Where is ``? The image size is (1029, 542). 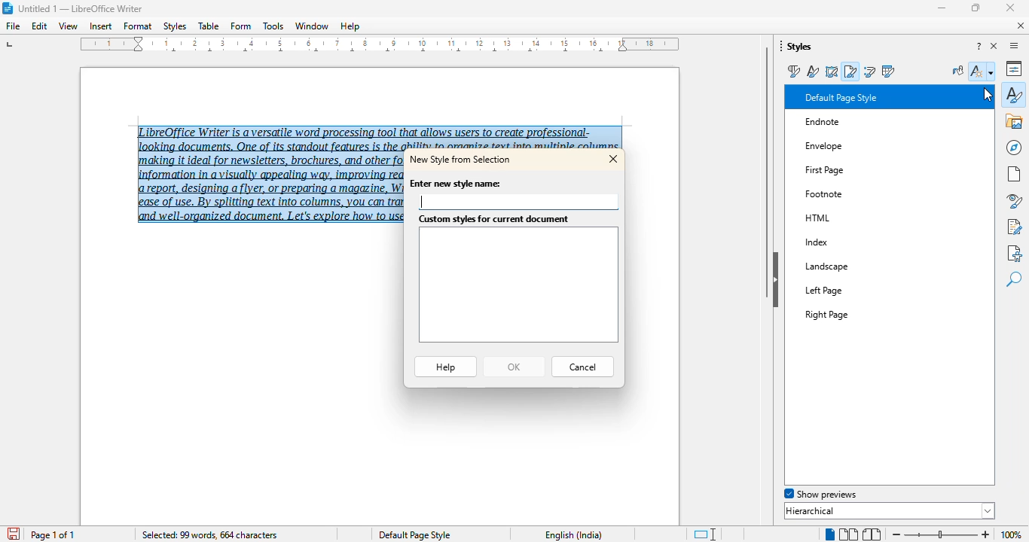  is located at coordinates (823, 193).